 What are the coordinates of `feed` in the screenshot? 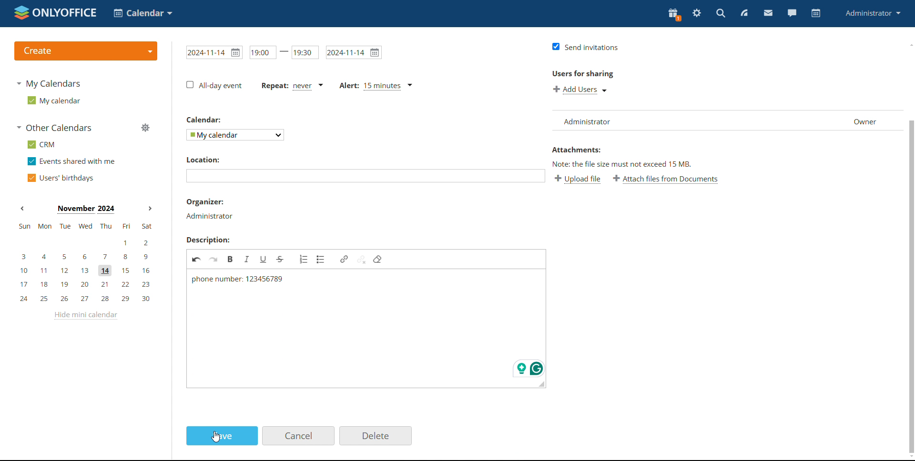 It's located at (744, 13).